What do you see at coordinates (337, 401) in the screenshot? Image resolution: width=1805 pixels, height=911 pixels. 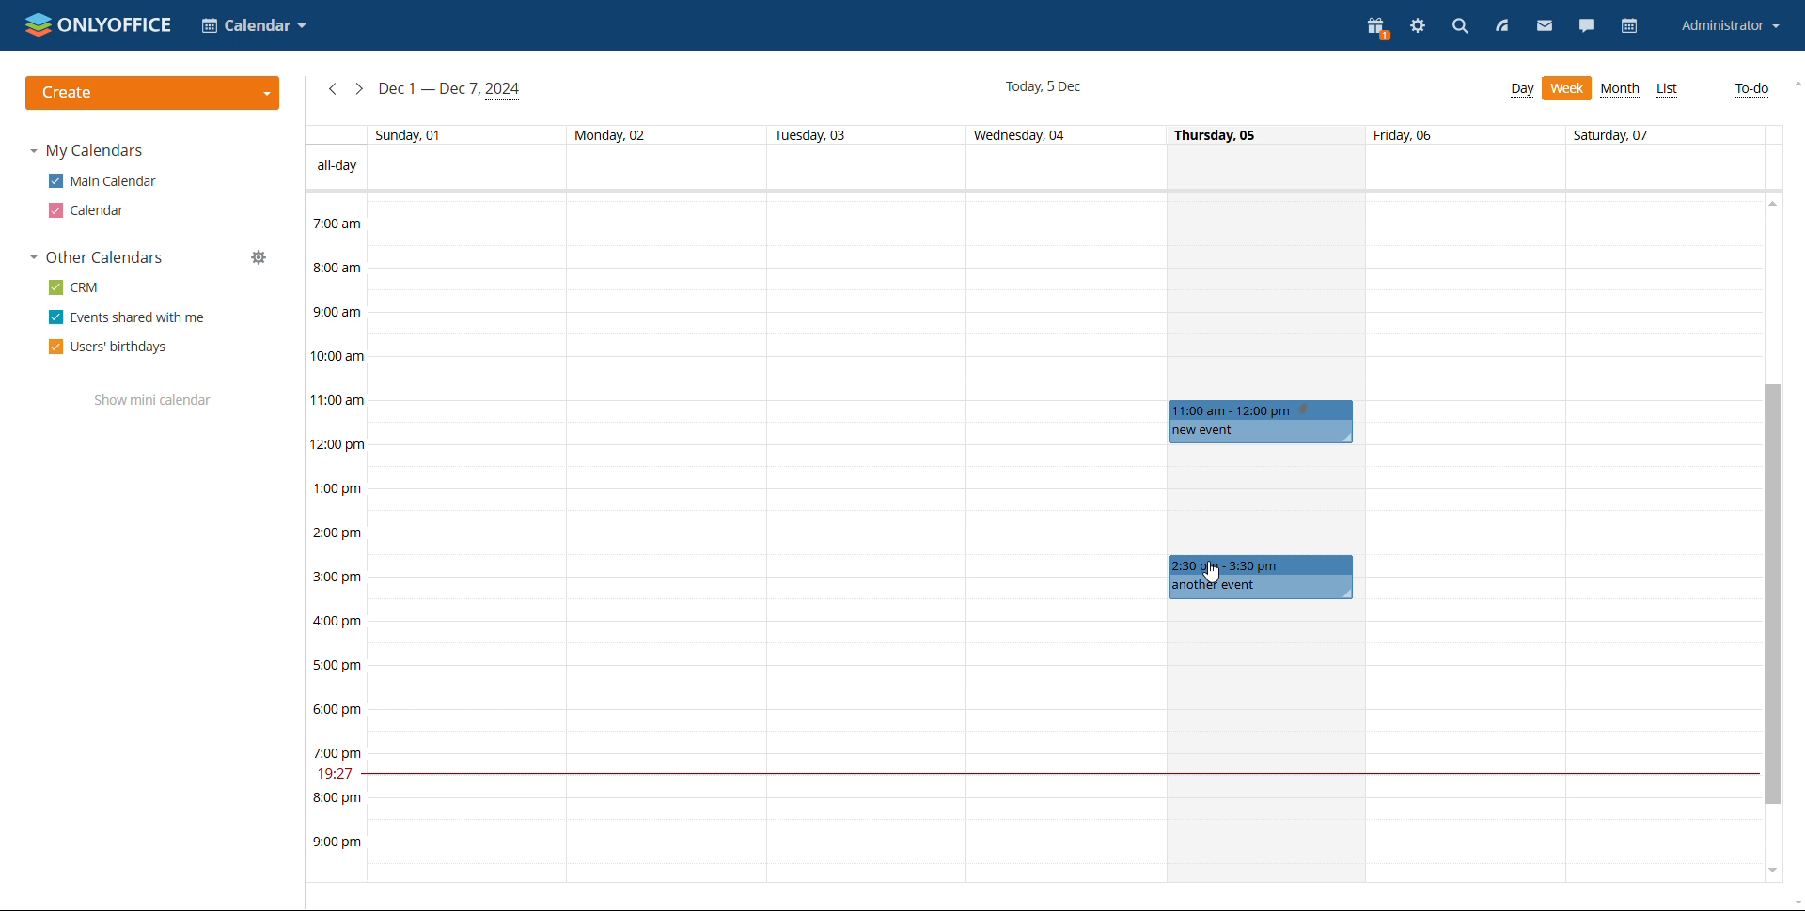 I see `11:00 am` at bounding box center [337, 401].